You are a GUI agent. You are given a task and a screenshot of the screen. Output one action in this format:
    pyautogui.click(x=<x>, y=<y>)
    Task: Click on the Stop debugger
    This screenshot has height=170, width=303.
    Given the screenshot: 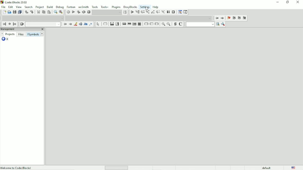 What is the action you would take?
    pyautogui.click(x=173, y=12)
    